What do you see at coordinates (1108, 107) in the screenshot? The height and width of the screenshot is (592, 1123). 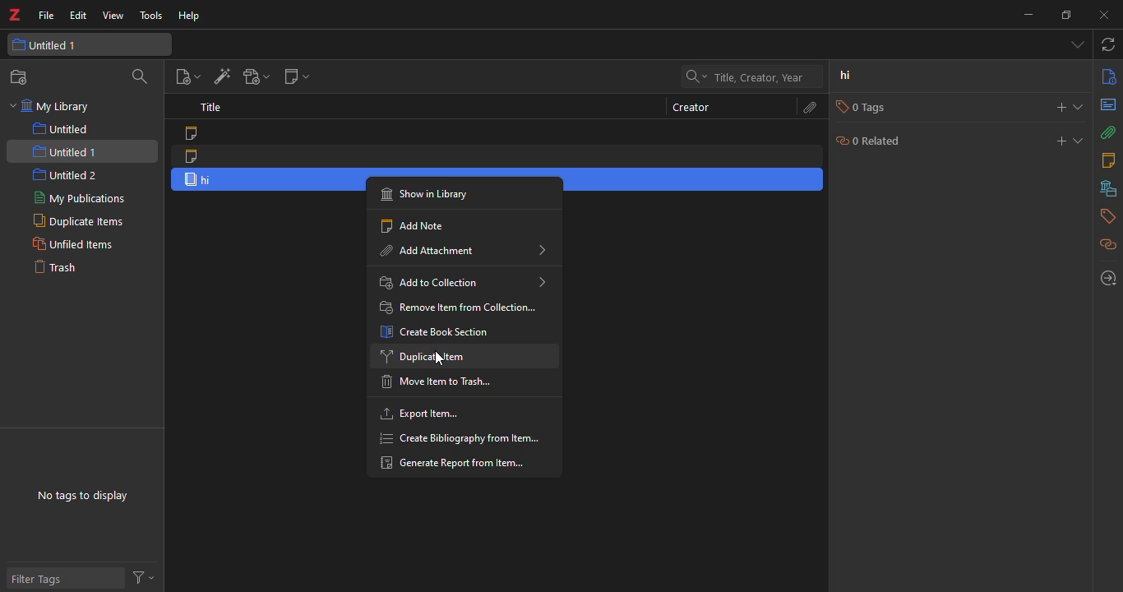 I see `abstract` at bounding box center [1108, 107].